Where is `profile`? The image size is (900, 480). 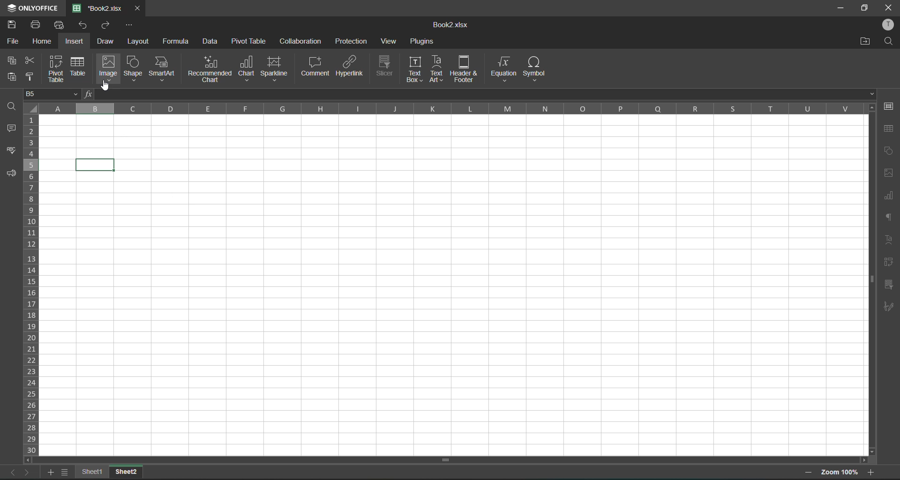 profile is located at coordinates (889, 24).